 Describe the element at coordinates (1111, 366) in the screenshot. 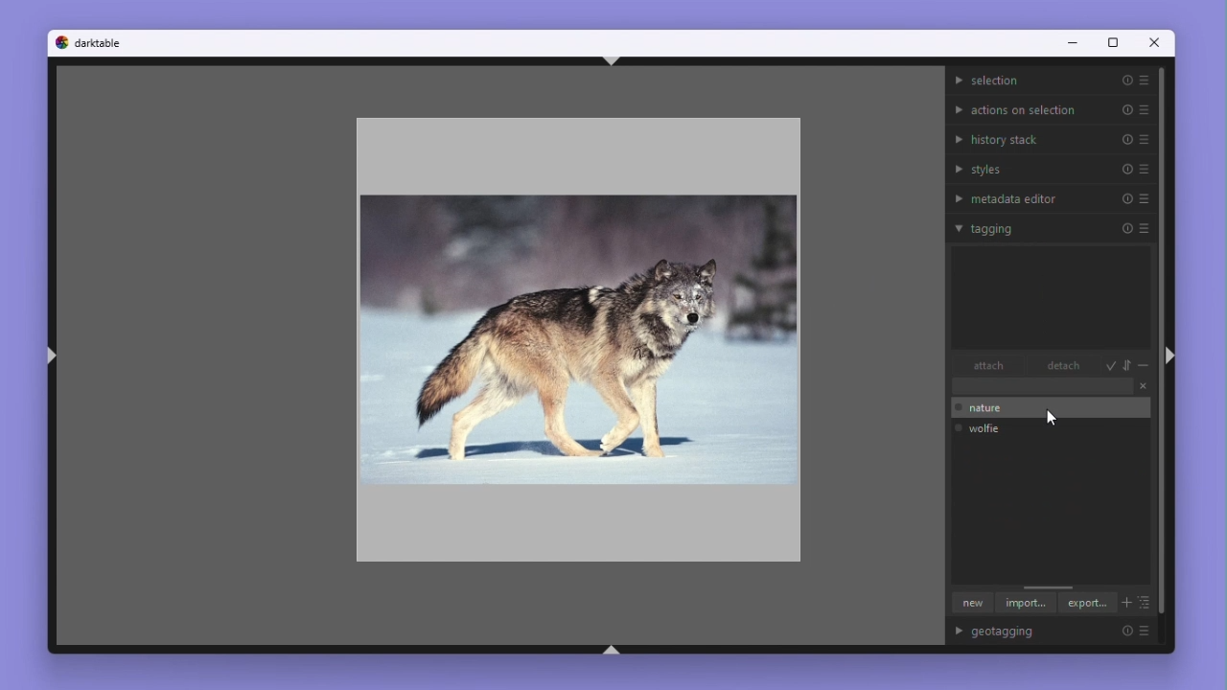

I see `save` at that location.